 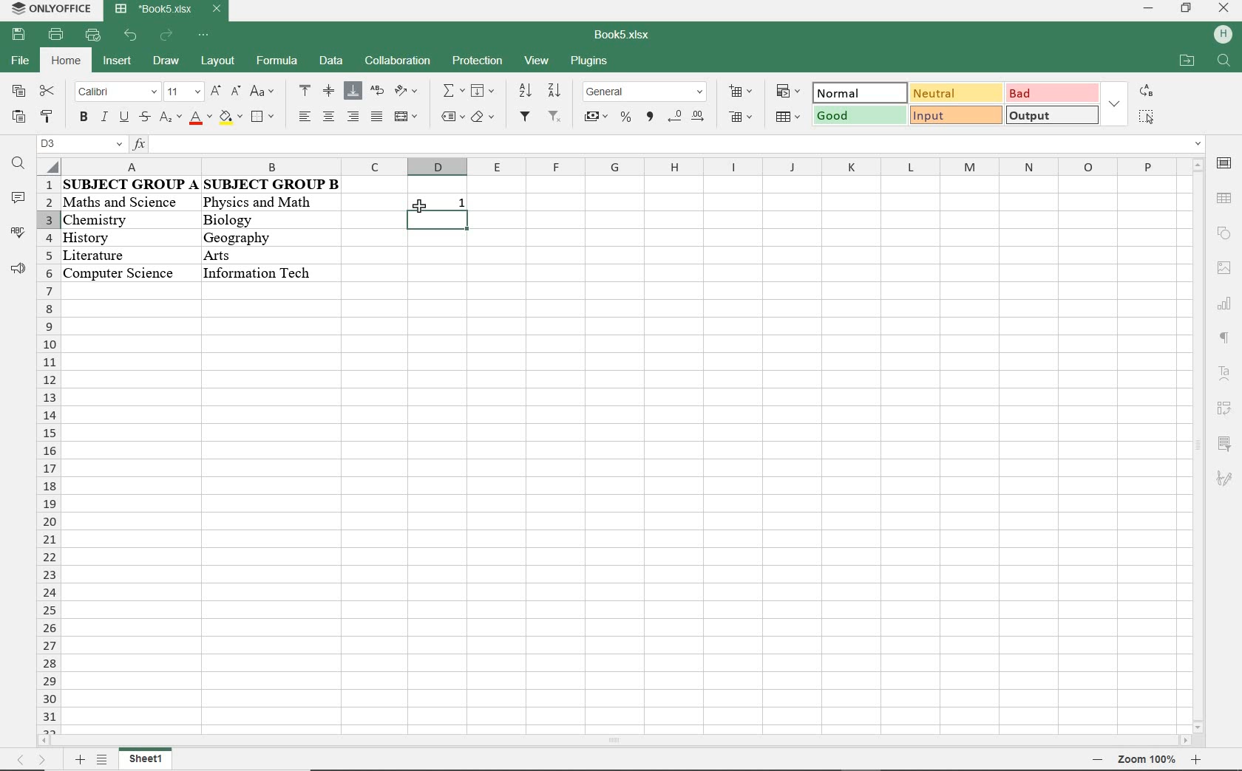 What do you see at coordinates (260, 273) in the screenshot?
I see `` at bounding box center [260, 273].